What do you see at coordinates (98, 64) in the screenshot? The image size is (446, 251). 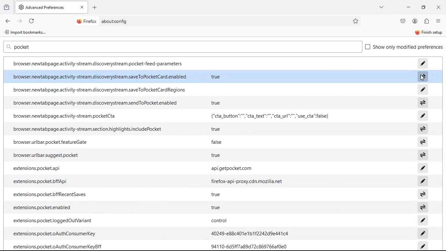 I see `browser.newtabpage.activity-stream.discoverystream.pocket-feed-parameters` at bounding box center [98, 64].